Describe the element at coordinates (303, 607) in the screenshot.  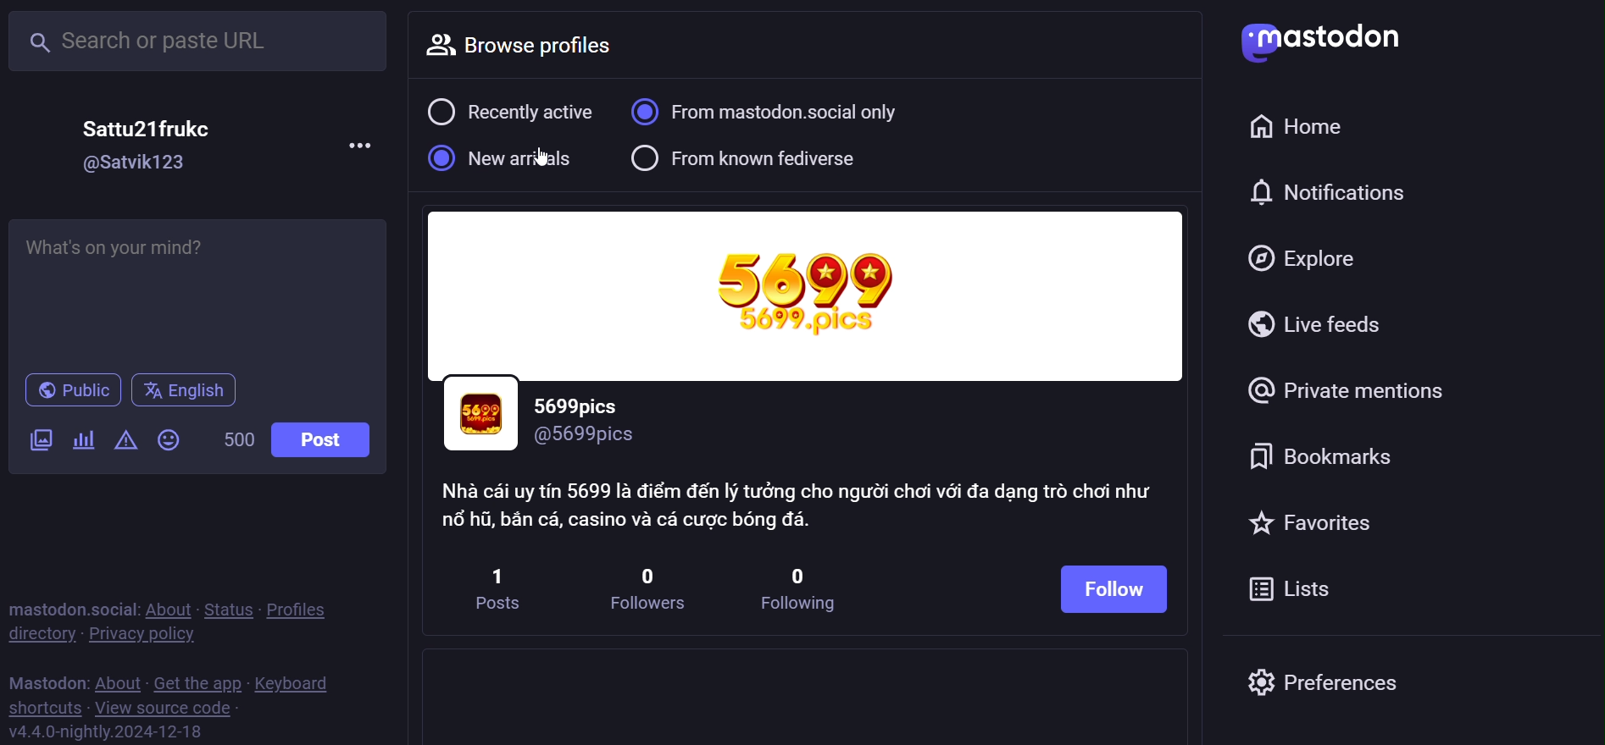
I see `profiles` at that location.